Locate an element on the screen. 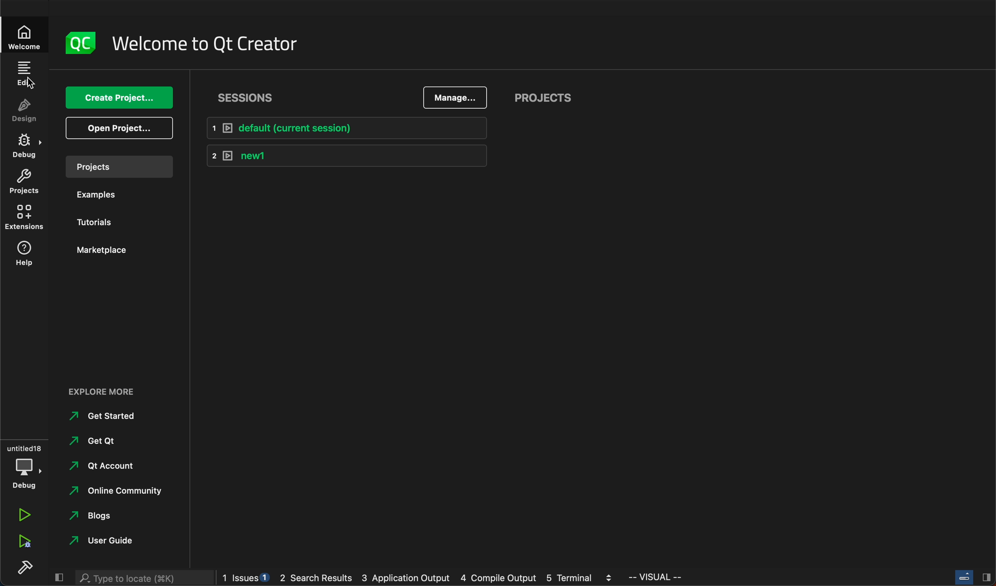  community is located at coordinates (119, 491).